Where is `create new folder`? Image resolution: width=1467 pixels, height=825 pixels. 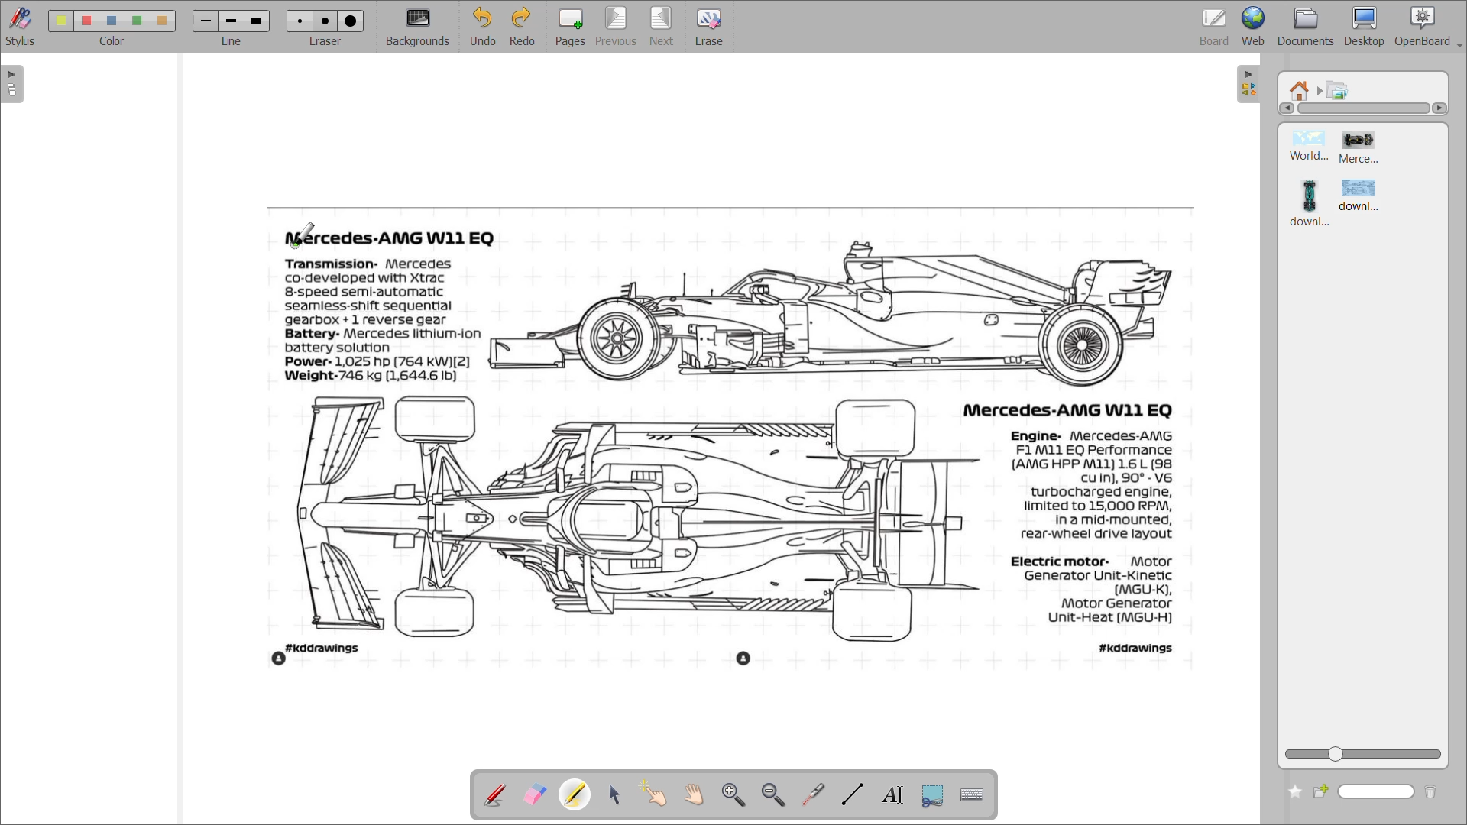
create new folder is located at coordinates (1323, 792).